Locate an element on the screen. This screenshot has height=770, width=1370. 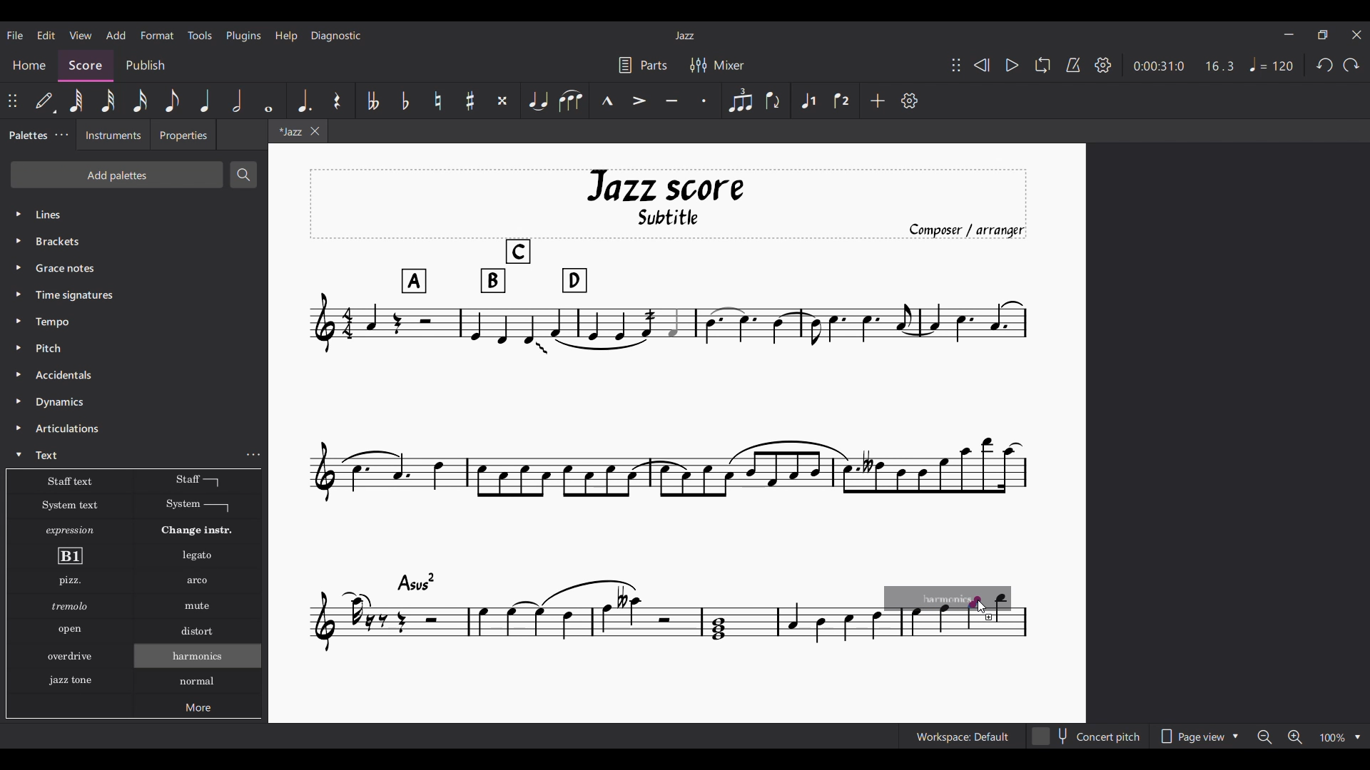
Bracket is located at coordinates (68, 242).